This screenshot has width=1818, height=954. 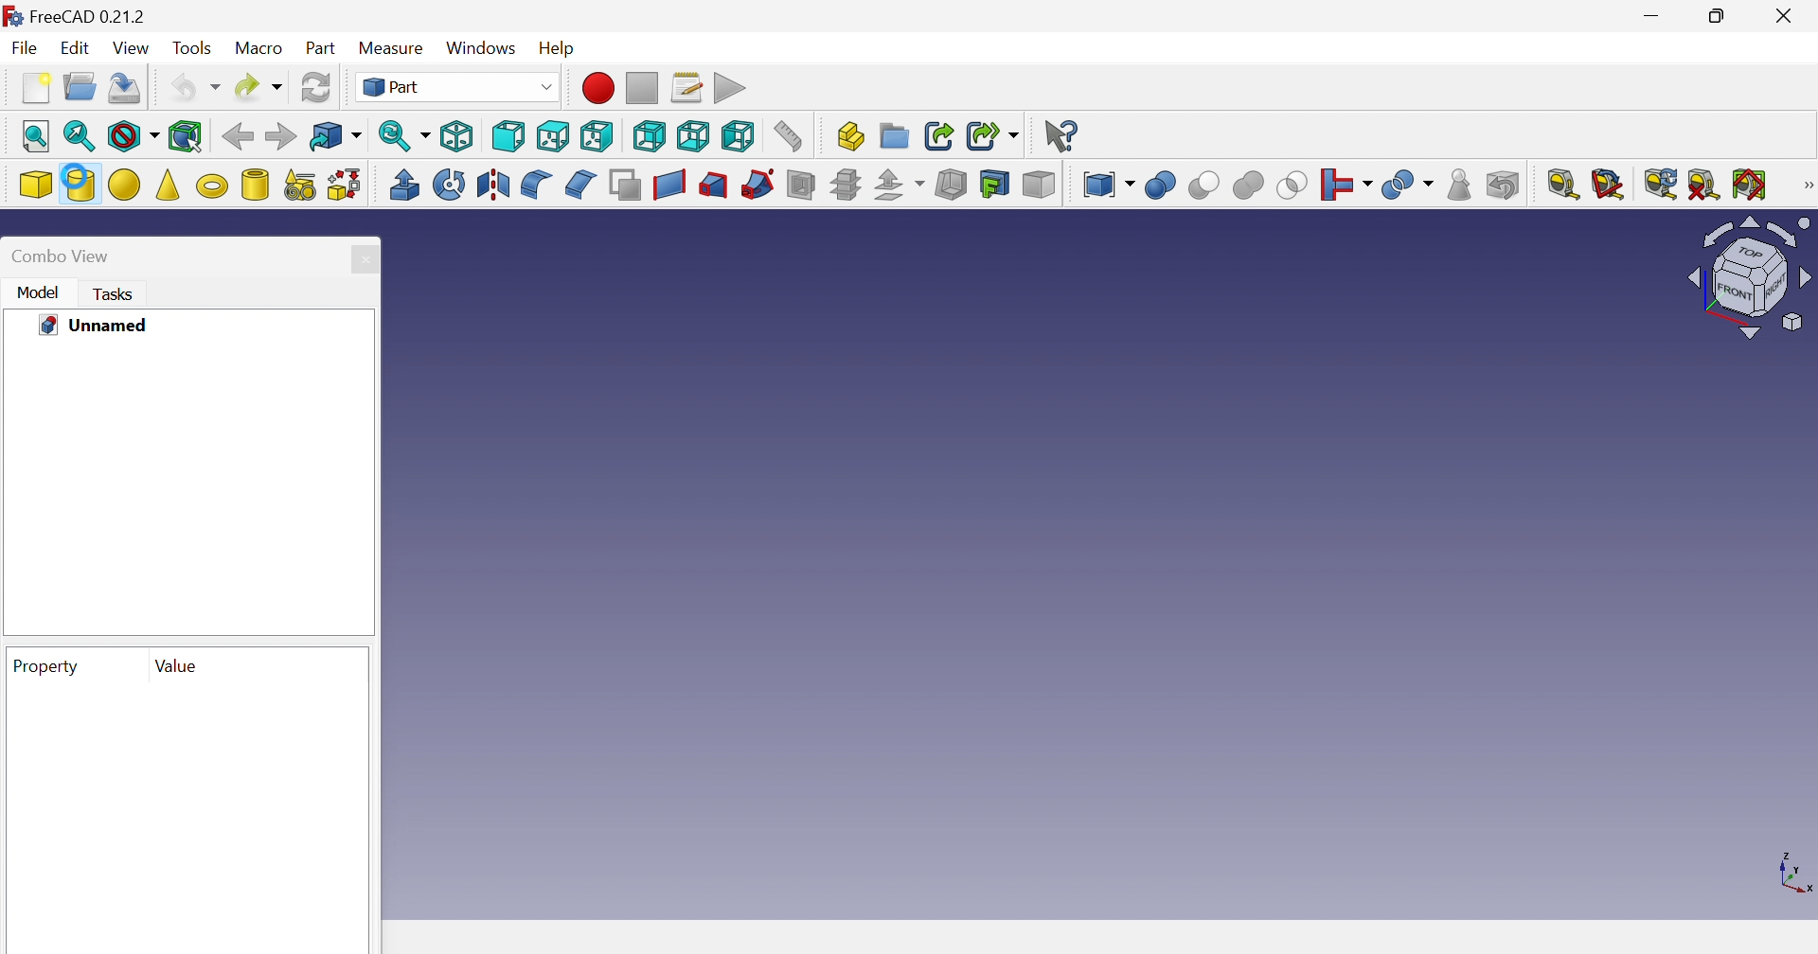 What do you see at coordinates (568, 52) in the screenshot?
I see `Help` at bounding box center [568, 52].